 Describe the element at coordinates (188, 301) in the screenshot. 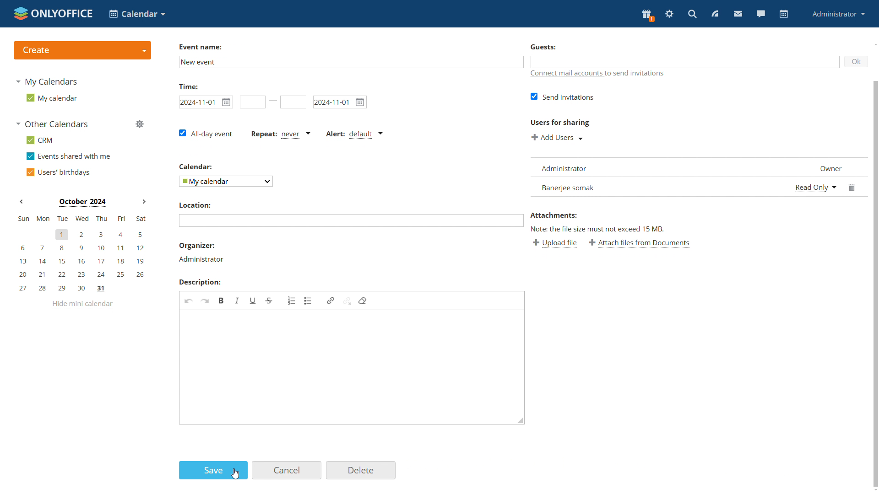

I see `undo` at that location.